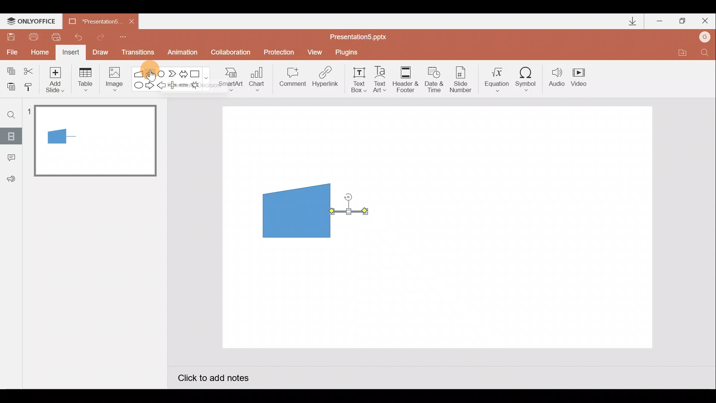  I want to click on Feedback & support, so click(12, 178).